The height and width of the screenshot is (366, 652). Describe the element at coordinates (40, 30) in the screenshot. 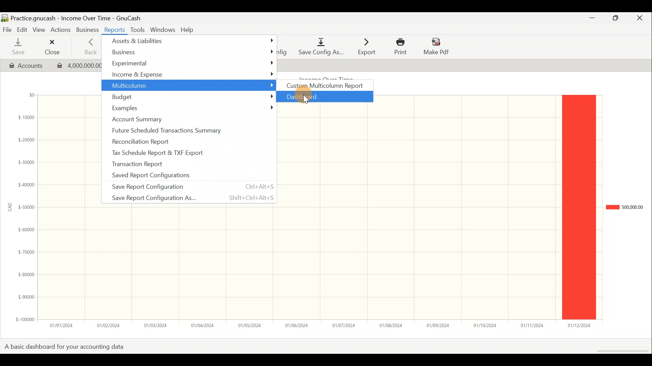

I see `View` at that location.